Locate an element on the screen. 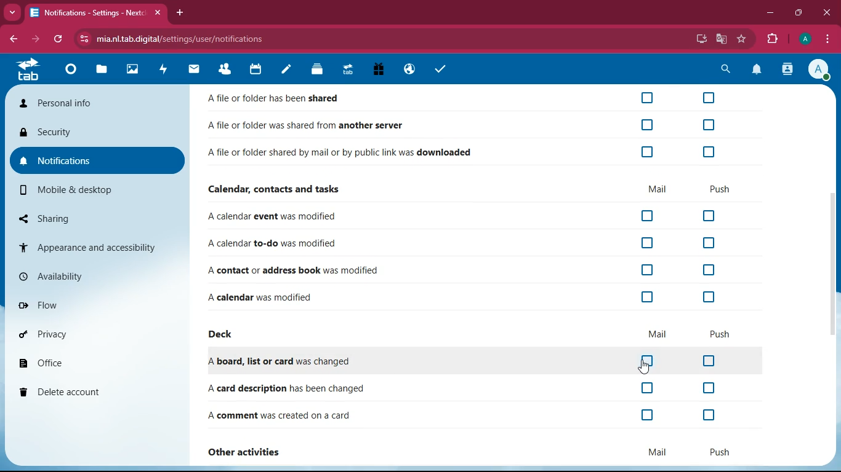  sharing is located at coordinates (98, 218).